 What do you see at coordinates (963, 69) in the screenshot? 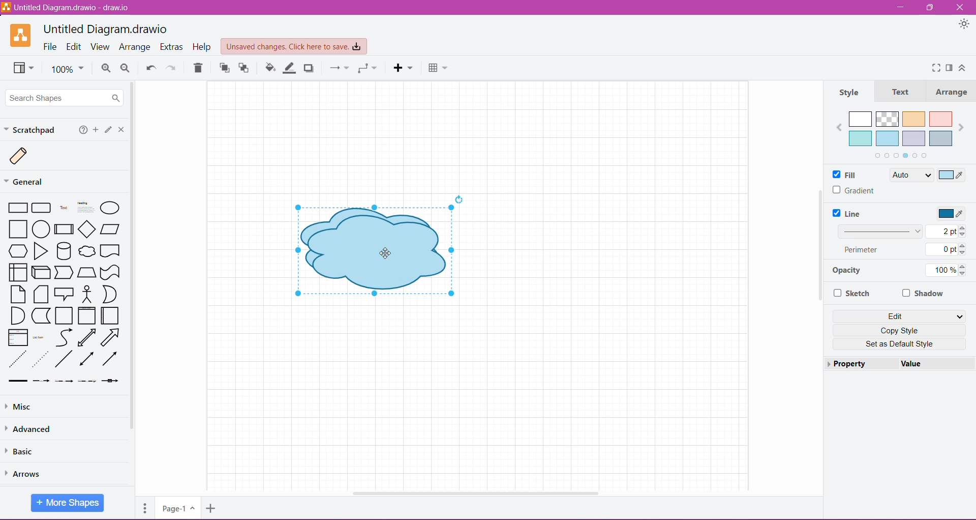
I see `Expand/Collapse` at bounding box center [963, 69].